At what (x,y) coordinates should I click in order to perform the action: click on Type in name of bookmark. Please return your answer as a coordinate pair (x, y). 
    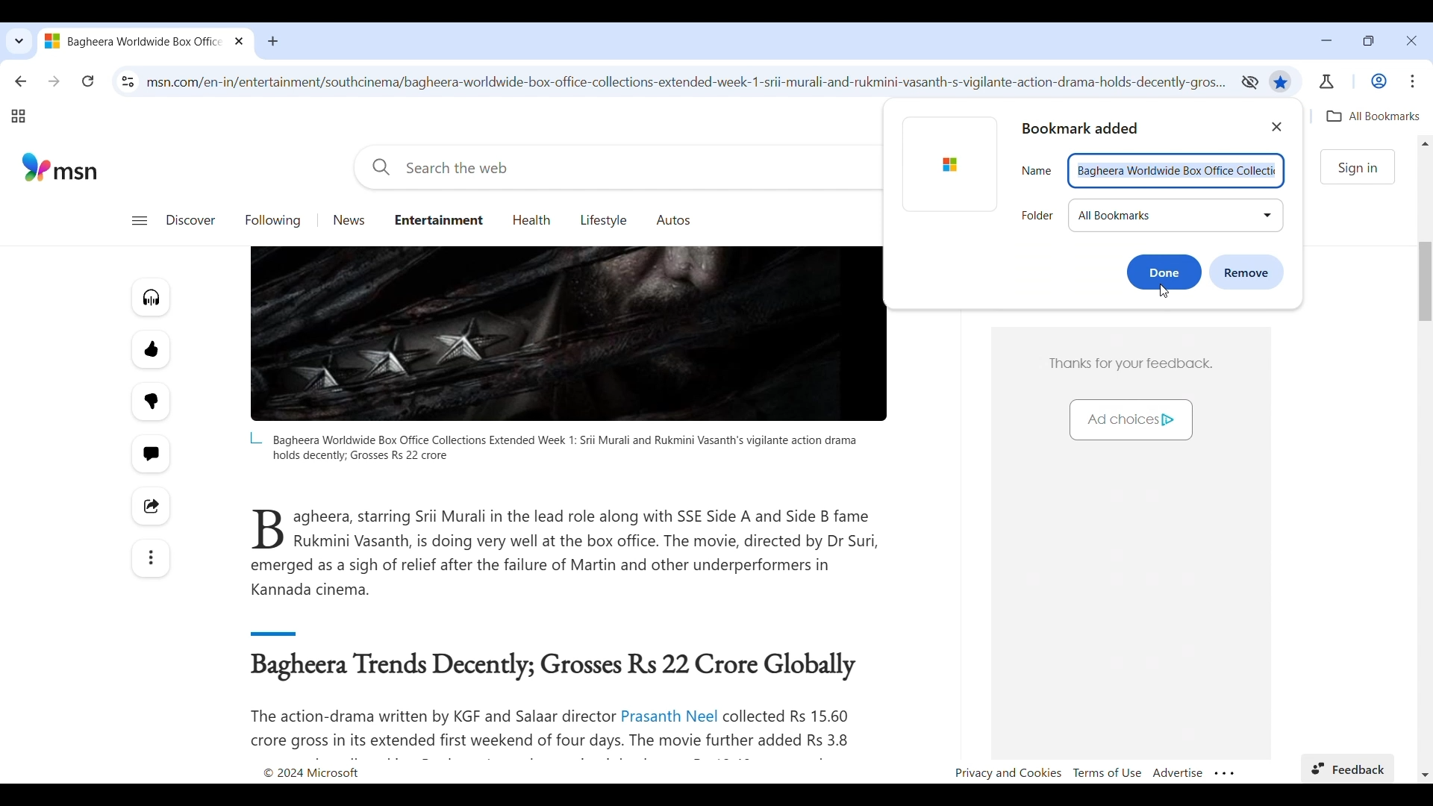
    Looking at the image, I should click on (1177, 171).